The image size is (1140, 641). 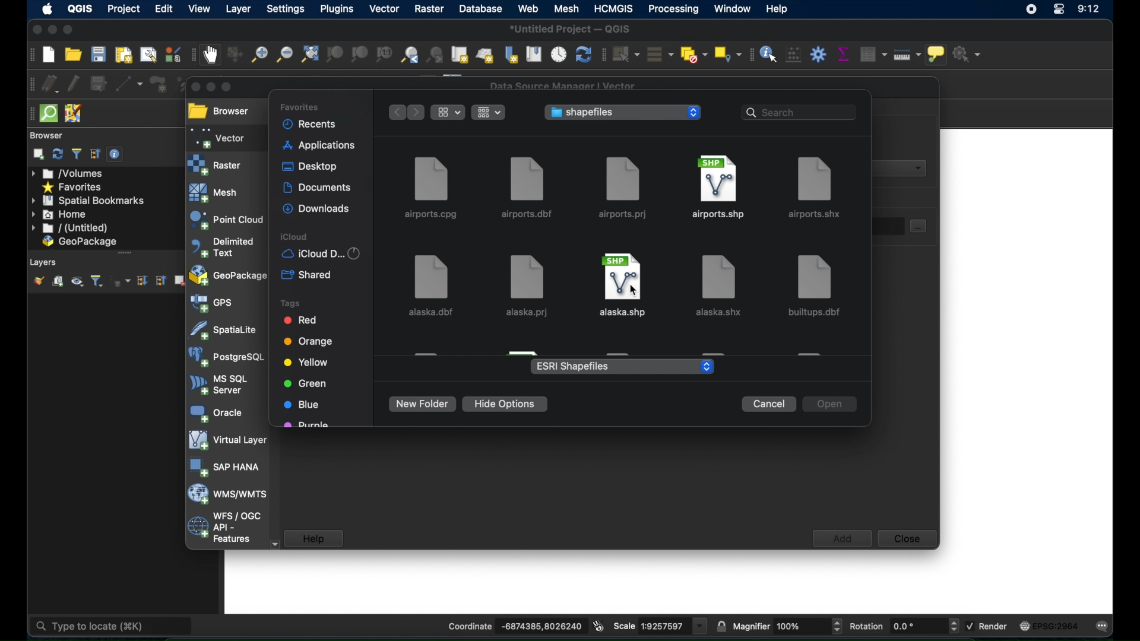 What do you see at coordinates (622, 284) in the screenshot?
I see `file` at bounding box center [622, 284].